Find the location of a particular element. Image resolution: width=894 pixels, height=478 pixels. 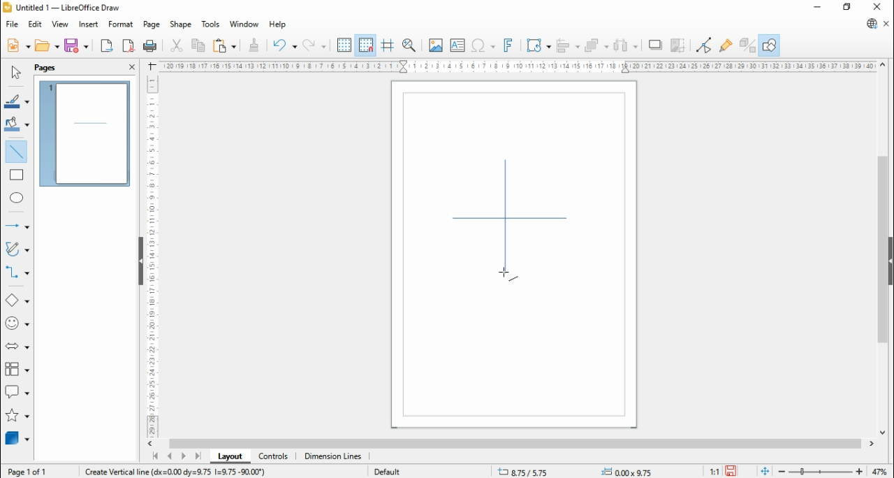

new is located at coordinates (17, 46).